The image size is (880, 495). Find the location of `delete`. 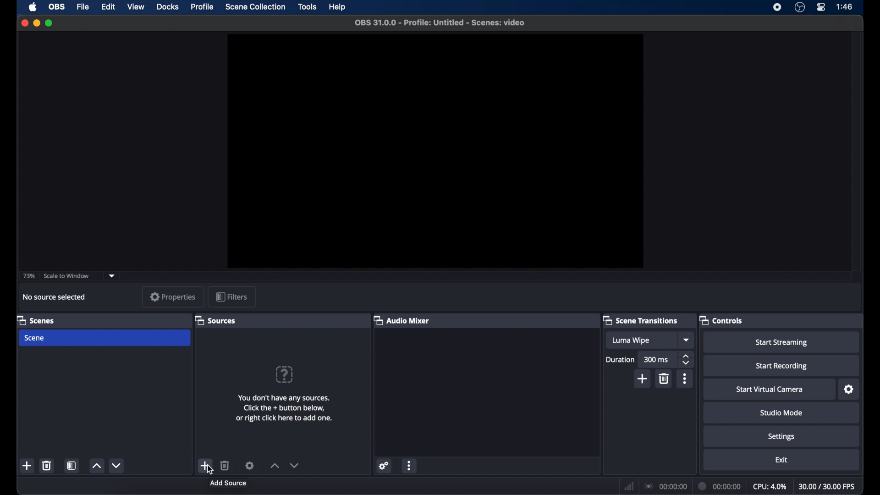

delete is located at coordinates (665, 378).